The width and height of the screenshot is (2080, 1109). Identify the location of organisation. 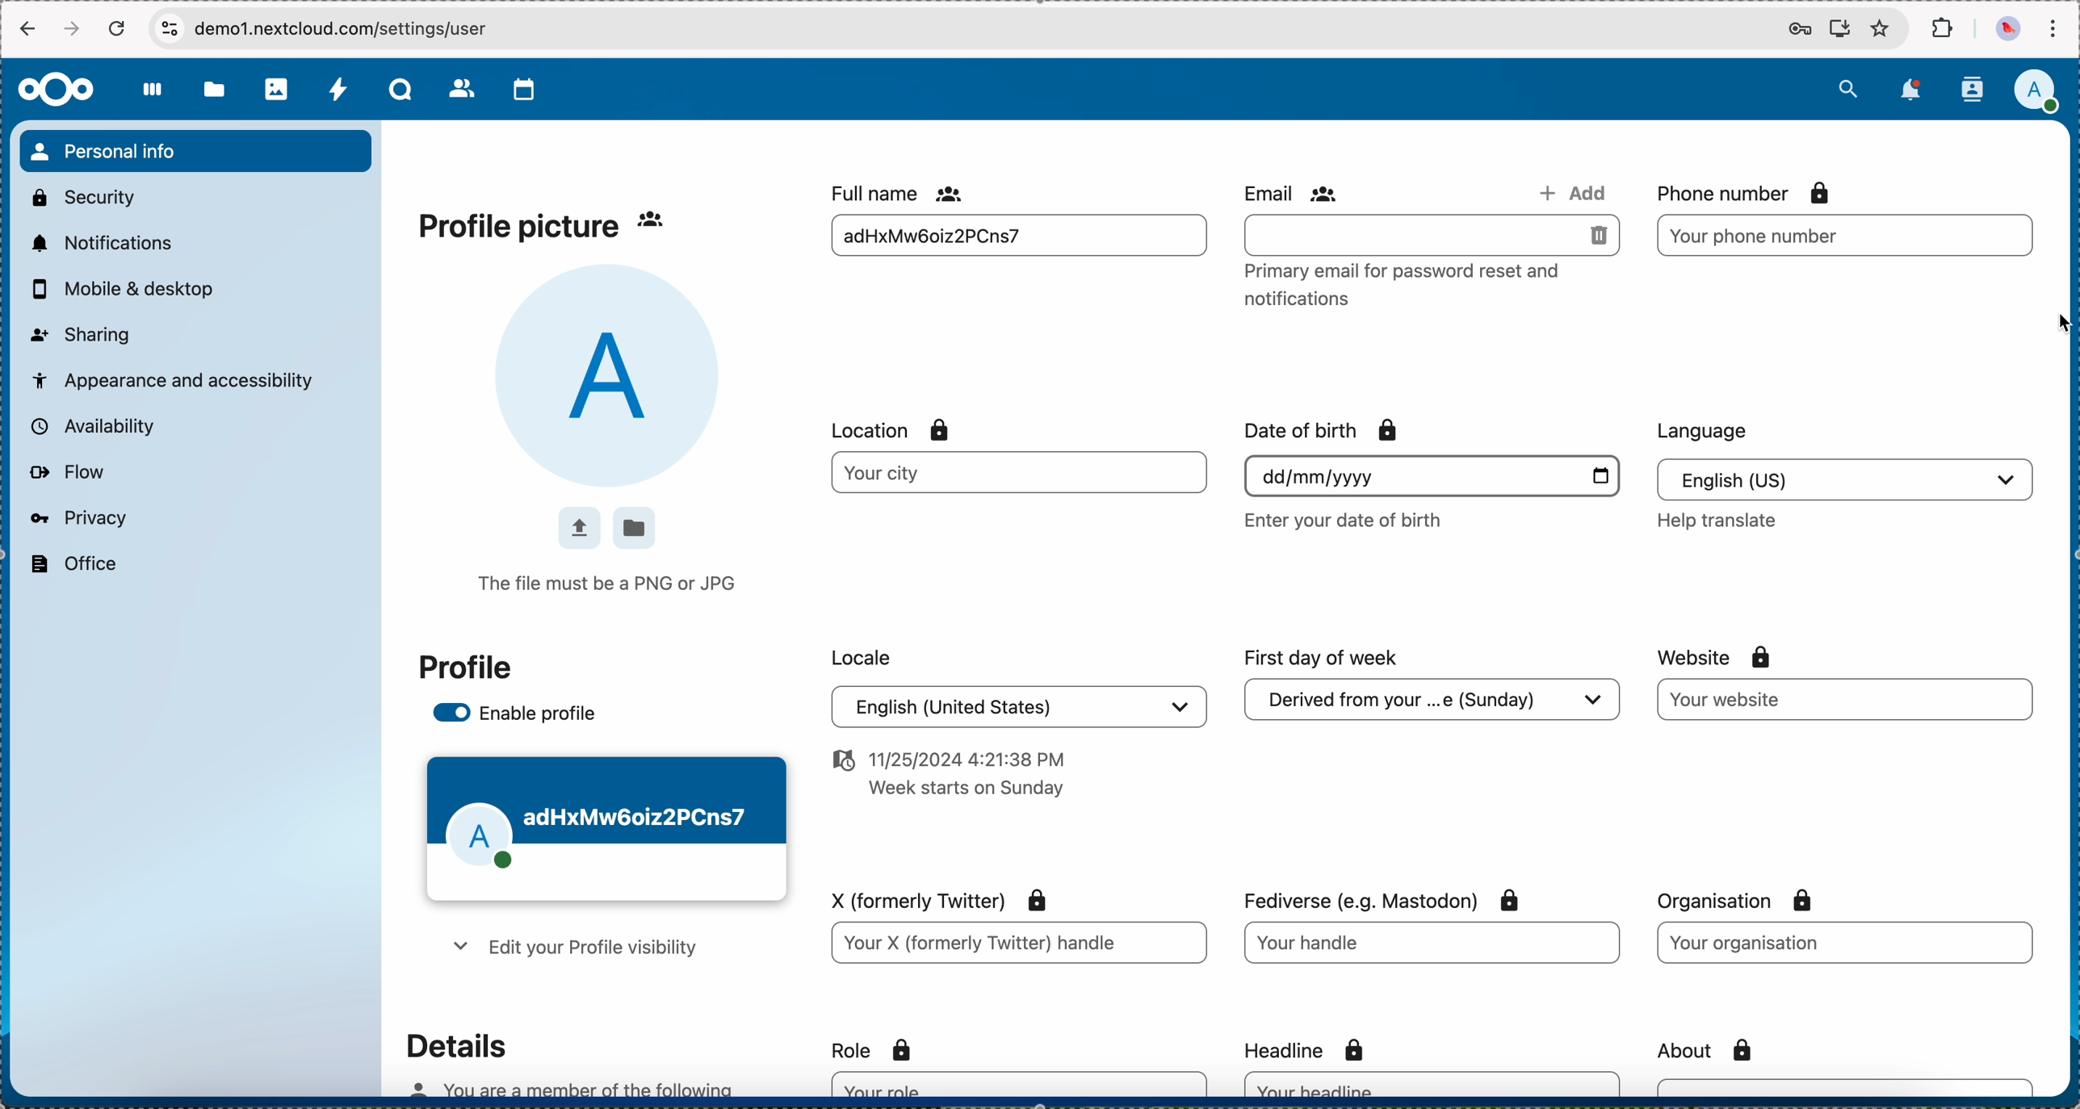
(1741, 900).